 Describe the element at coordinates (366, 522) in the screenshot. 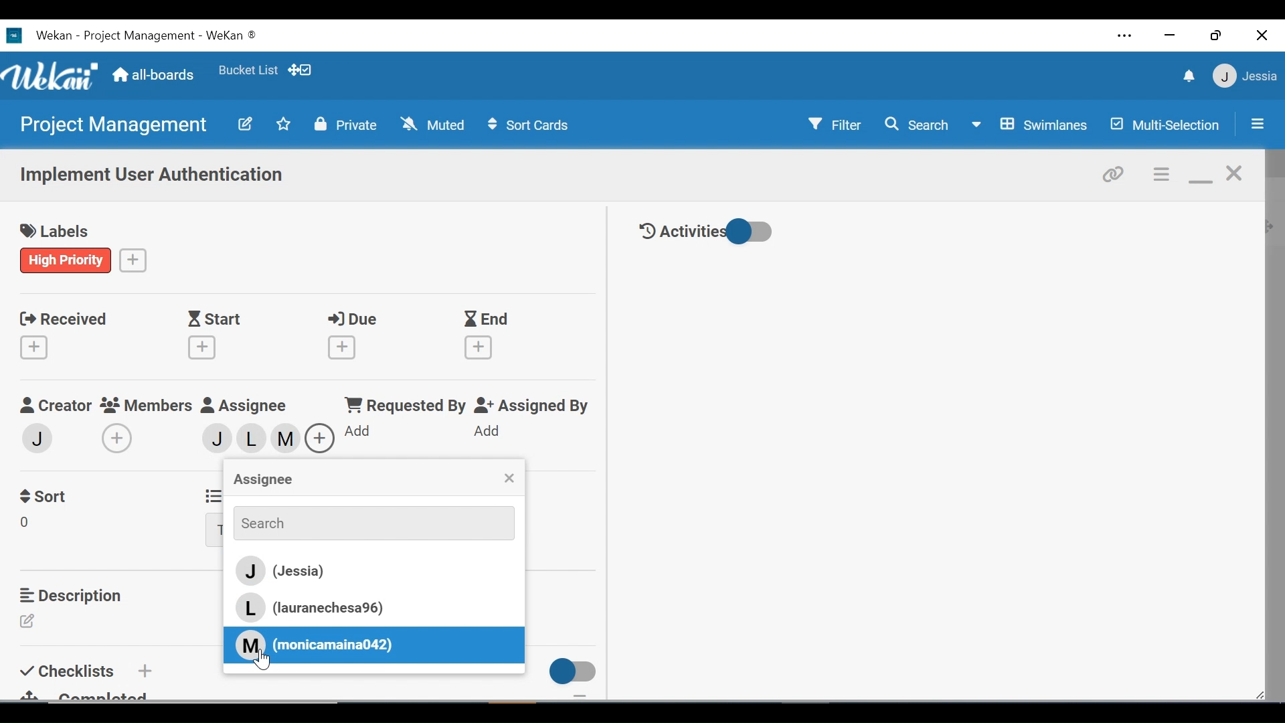

I see `Search members` at that location.